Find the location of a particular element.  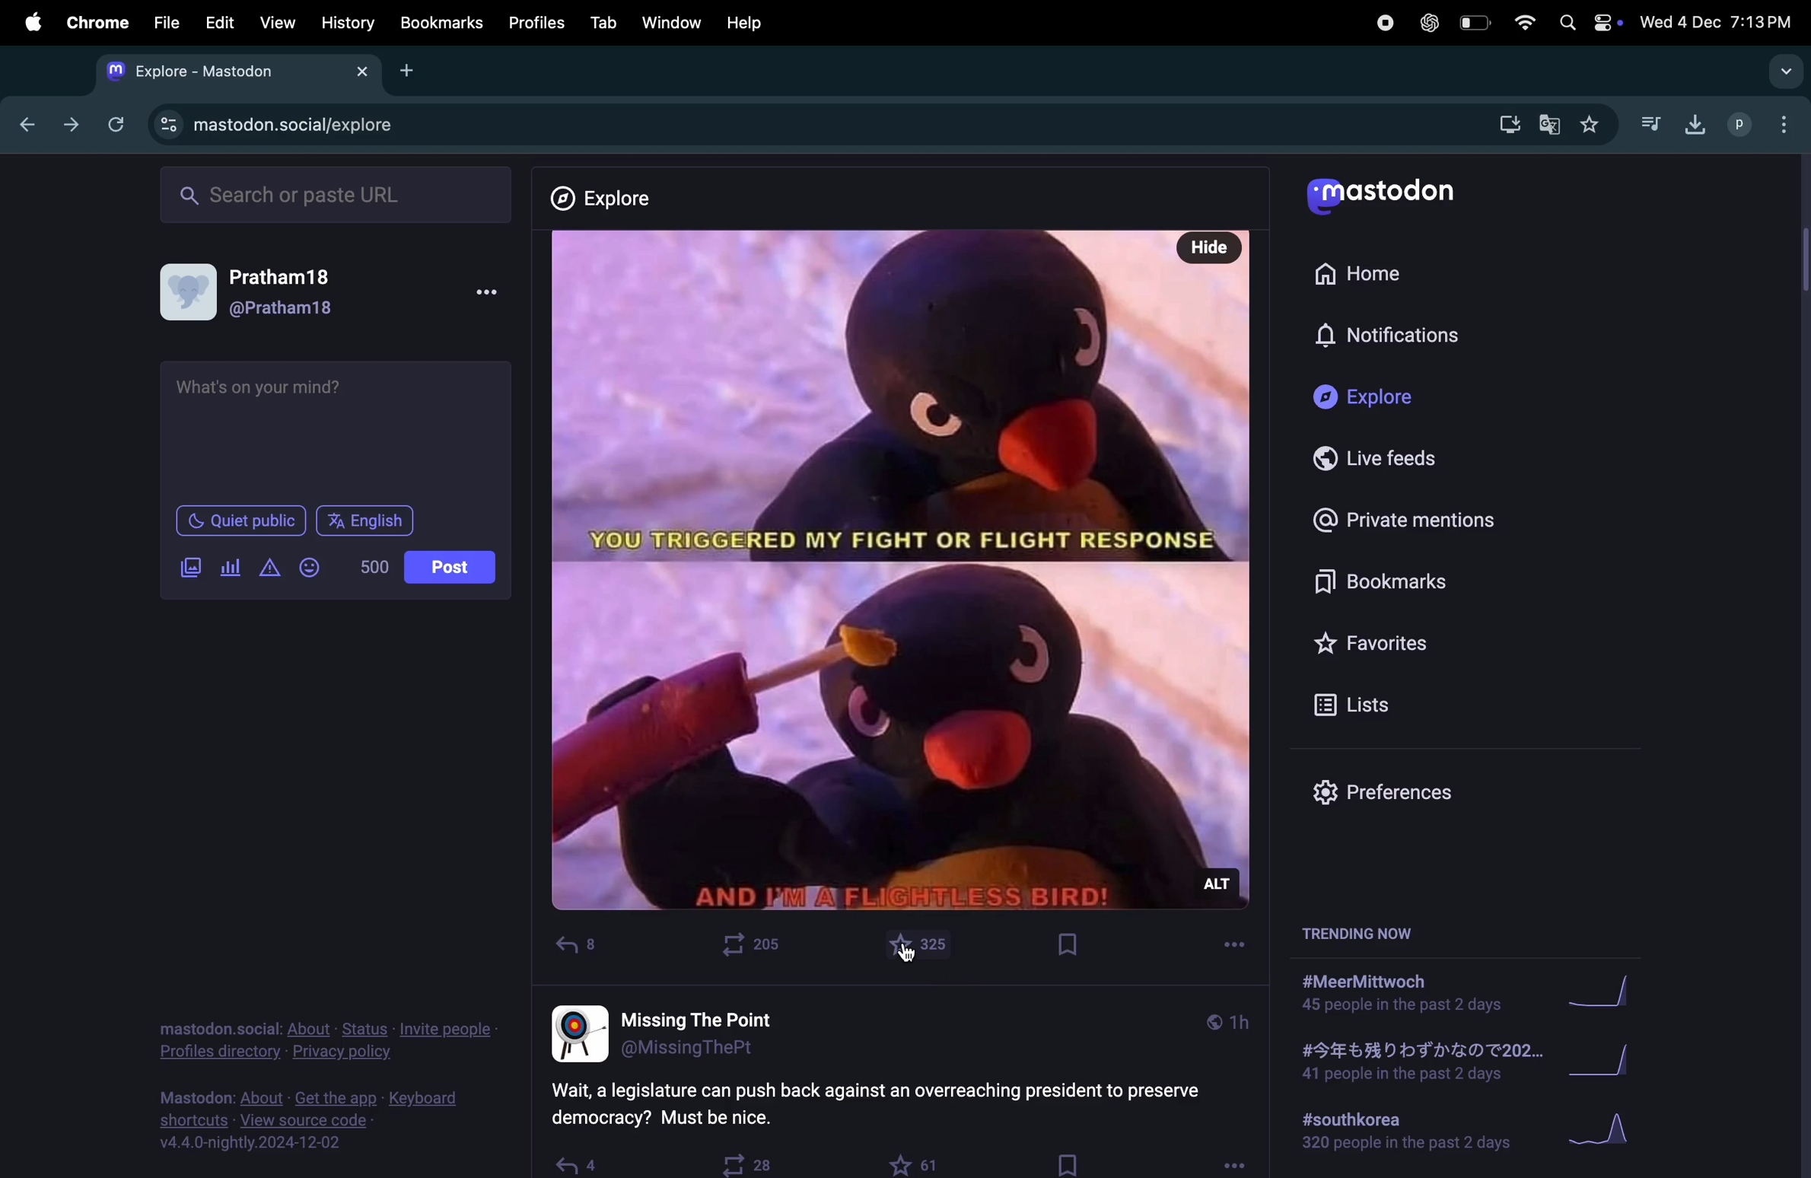

live feeds is located at coordinates (1387, 458).